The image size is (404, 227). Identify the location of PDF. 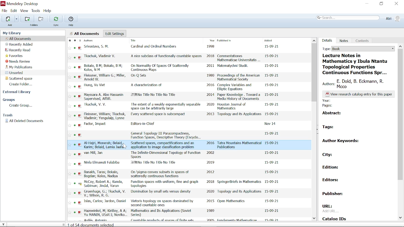
(79, 130).